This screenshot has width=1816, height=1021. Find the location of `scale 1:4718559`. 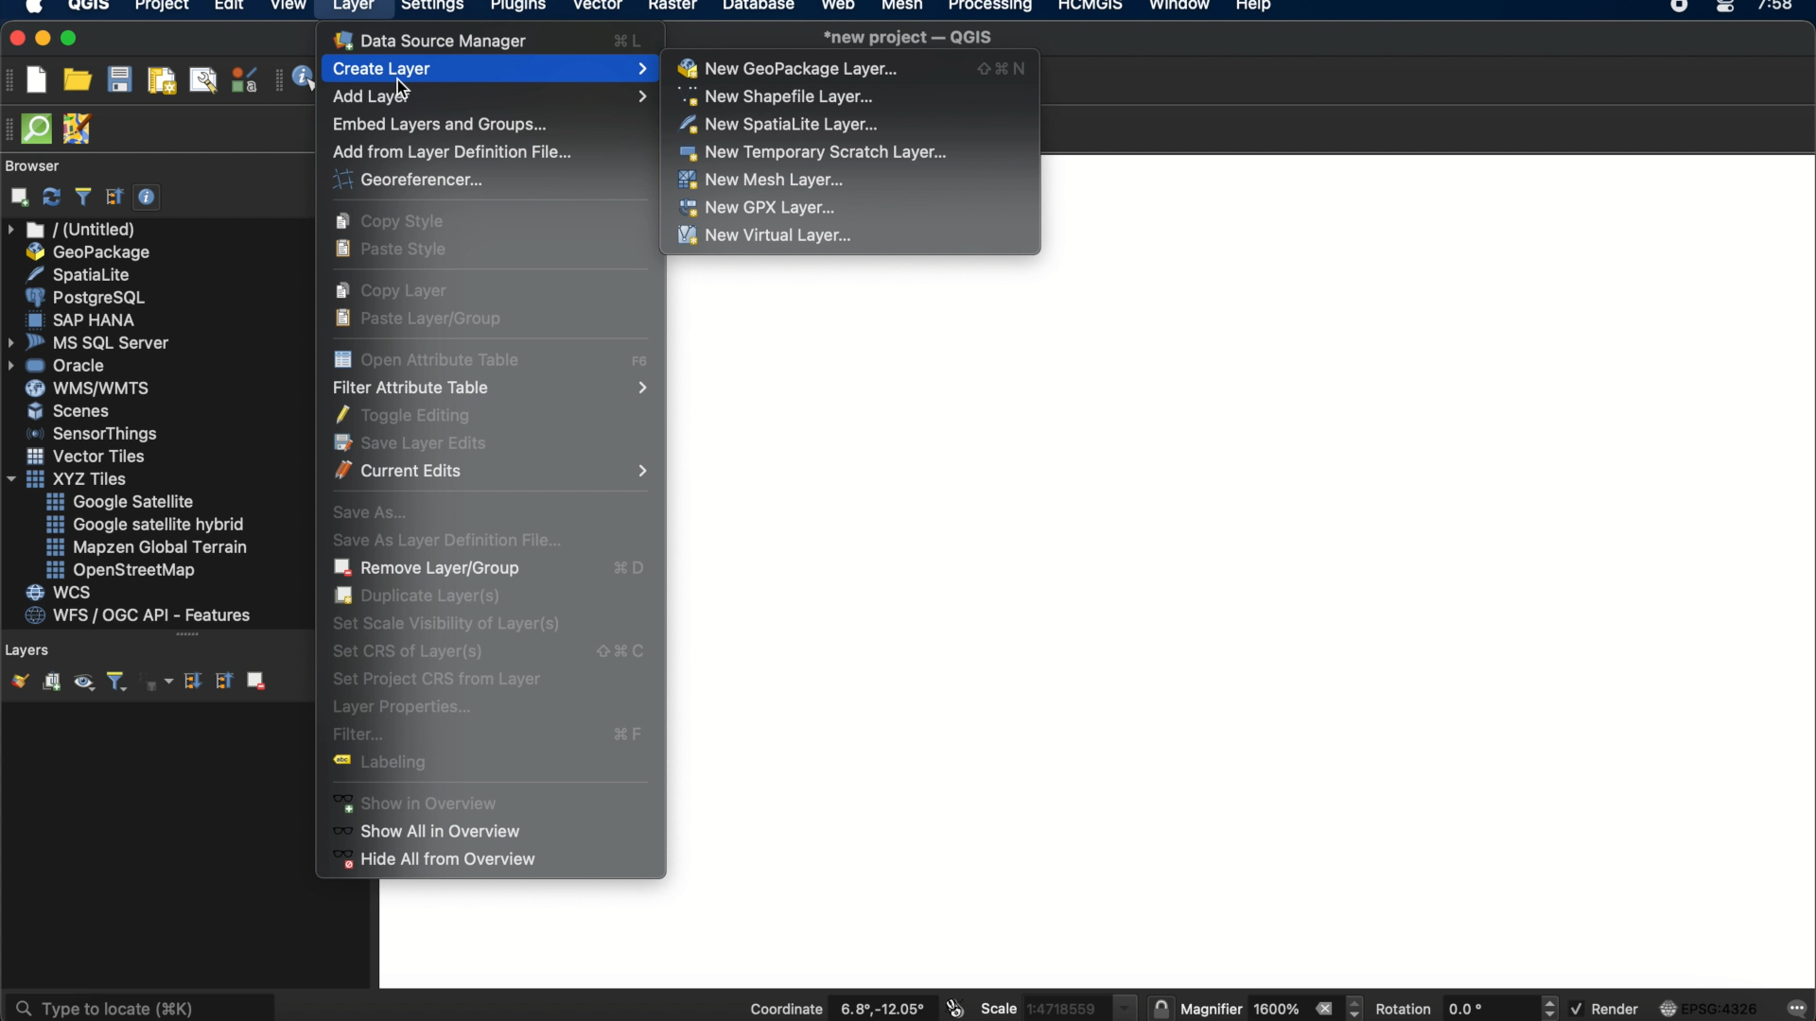

scale 1:4718559 is located at coordinates (1055, 1006).